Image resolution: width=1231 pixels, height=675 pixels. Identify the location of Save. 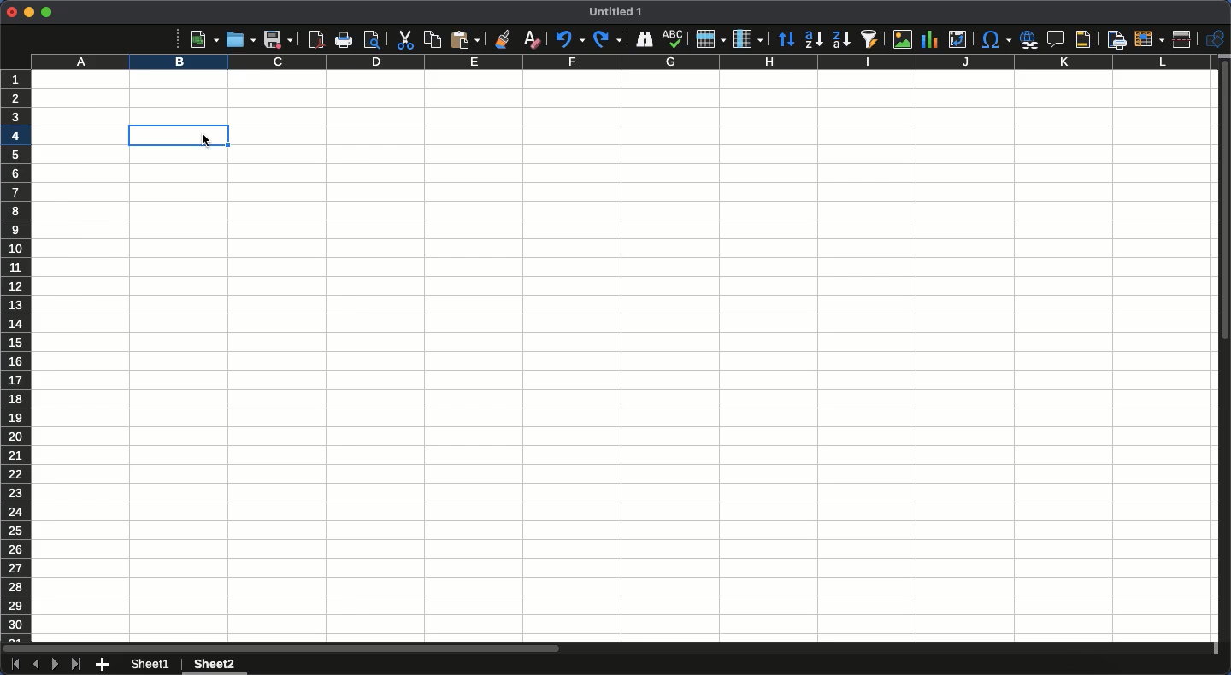
(278, 39).